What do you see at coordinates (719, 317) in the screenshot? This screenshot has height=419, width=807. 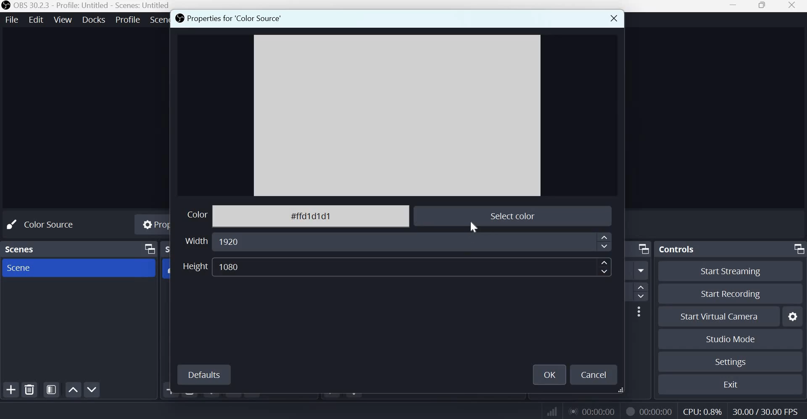 I see `Start Virual Camera` at bounding box center [719, 317].